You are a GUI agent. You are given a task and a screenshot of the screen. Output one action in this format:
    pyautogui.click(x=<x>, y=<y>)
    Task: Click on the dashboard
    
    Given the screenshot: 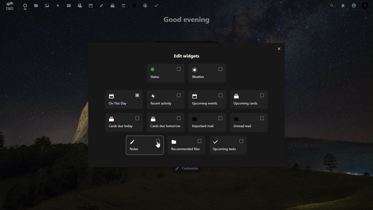 What is the action you would take?
    pyautogui.click(x=25, y=5)
    